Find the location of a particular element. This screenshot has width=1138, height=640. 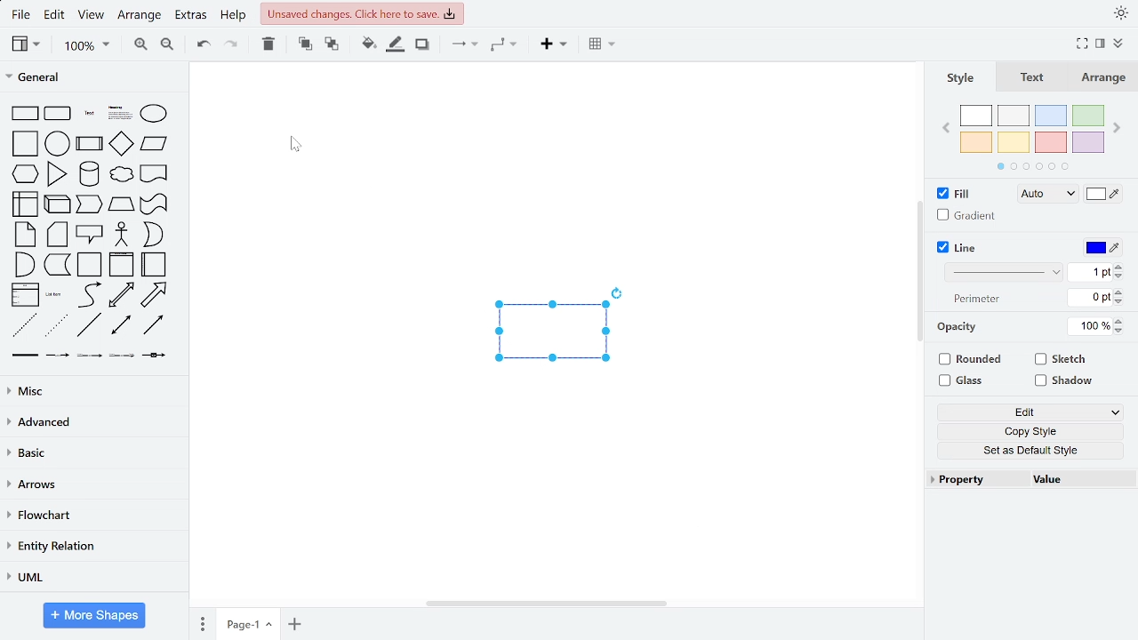

glass is located at coordinates (963, 380).